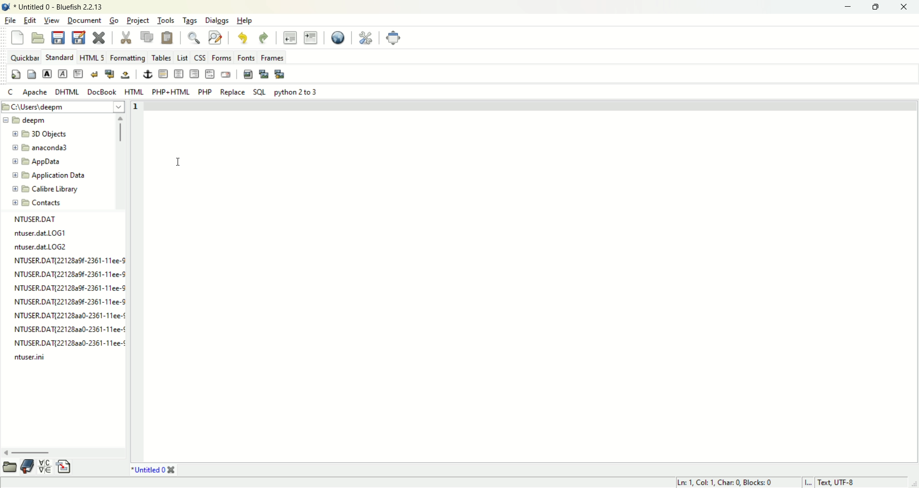 The height and width of the screenshot is (488, 919). I want to click on List, so click(183, 57).